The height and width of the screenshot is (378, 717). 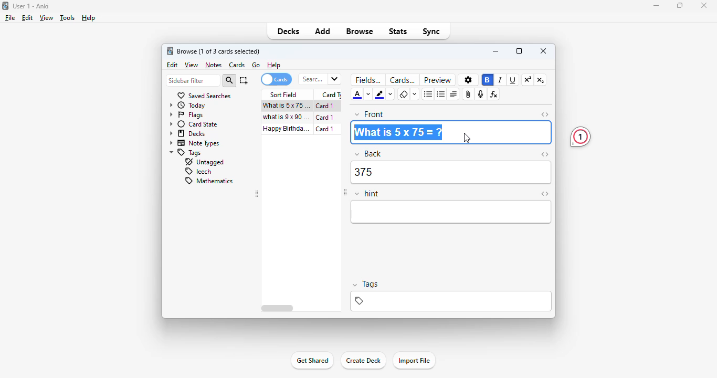 What do you see at coordinates (219, 51) in the screenshot?
I see `browse (1 of 3 cards selected)` at bounding box center [219, 51].